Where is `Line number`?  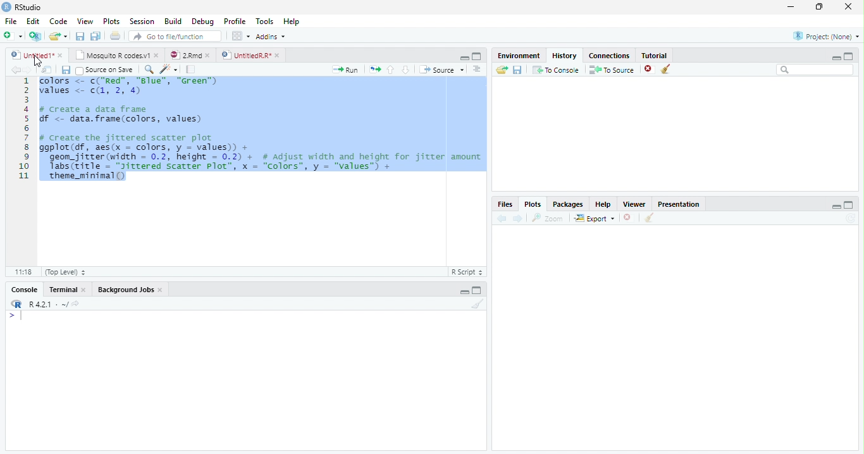
Line number is located at coordinates (24, 129).